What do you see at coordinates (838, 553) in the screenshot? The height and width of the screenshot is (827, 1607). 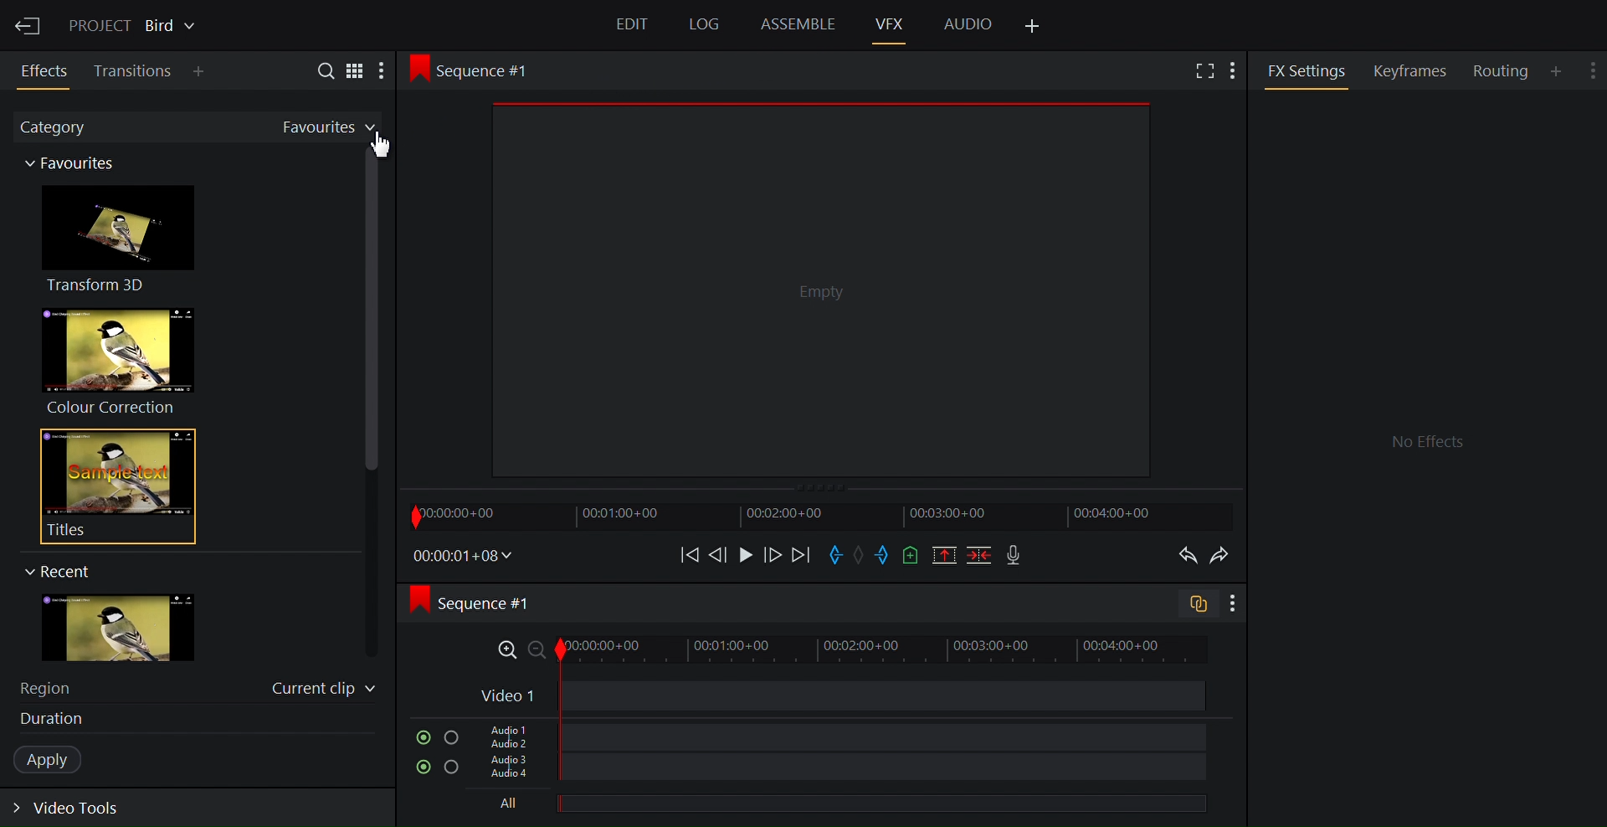 I see `Mark in` at bounding box center [838, 553].